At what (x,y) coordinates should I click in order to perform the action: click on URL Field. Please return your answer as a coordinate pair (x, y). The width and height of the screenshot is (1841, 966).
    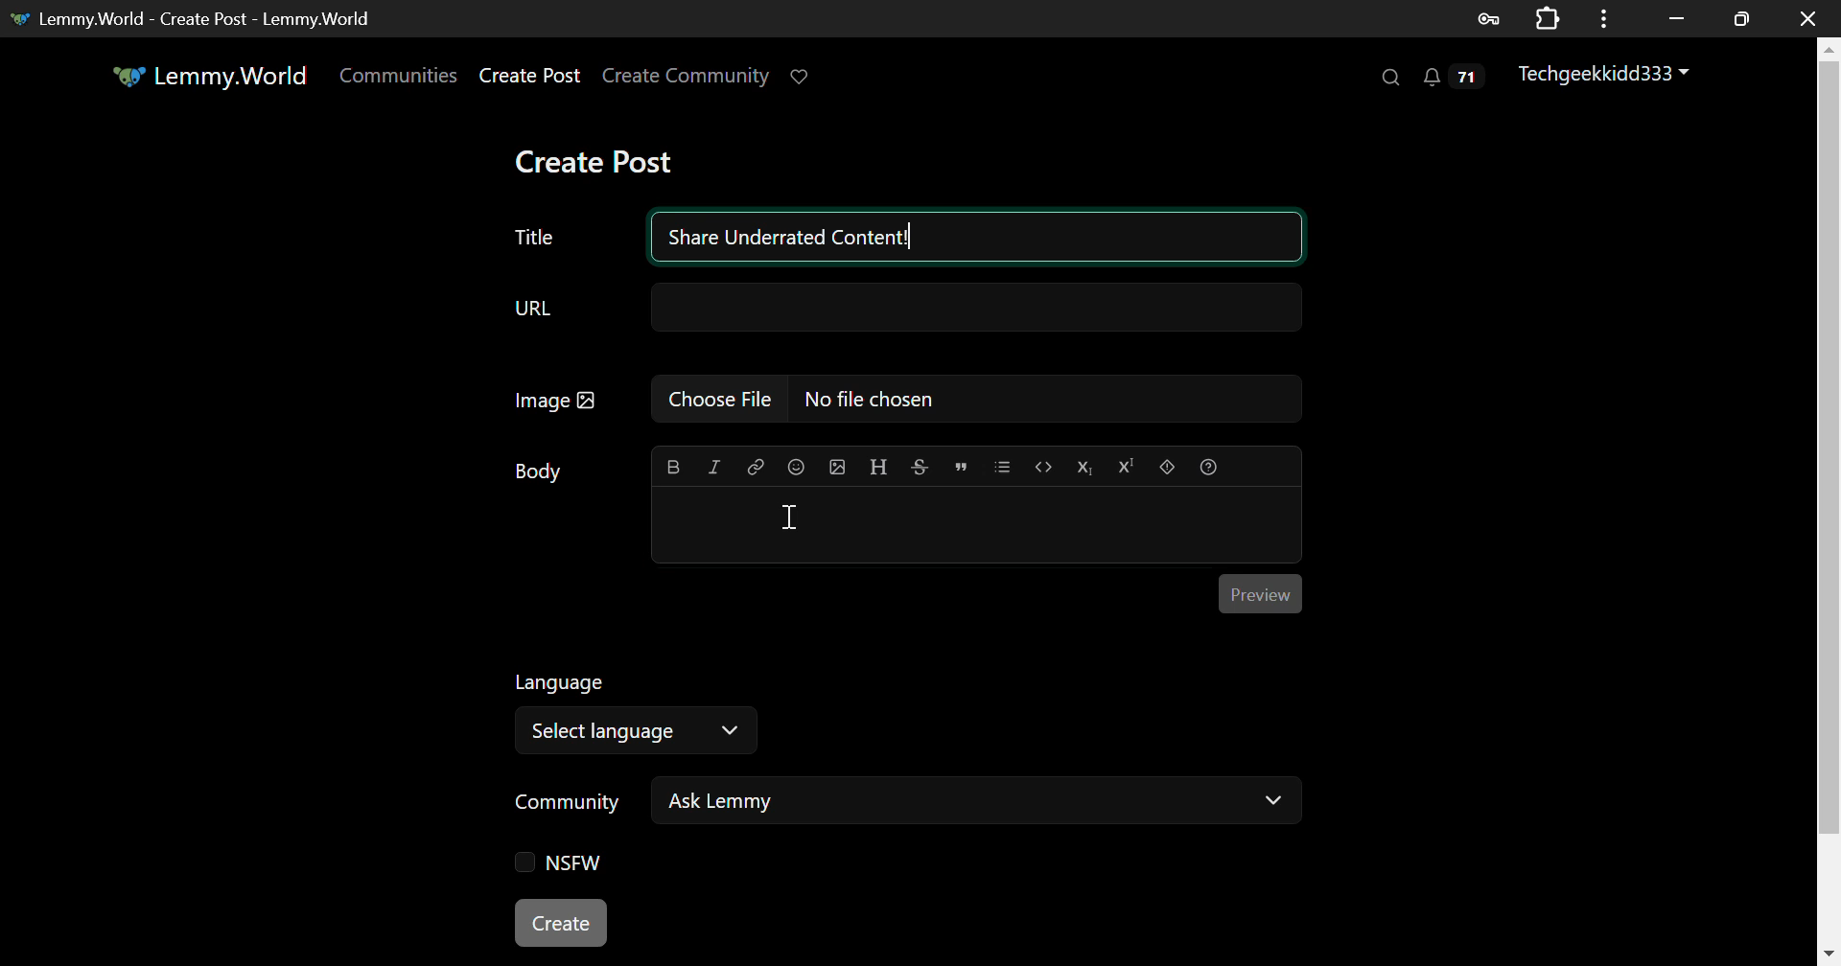
    Looking at the image, I should click on (901, 310).